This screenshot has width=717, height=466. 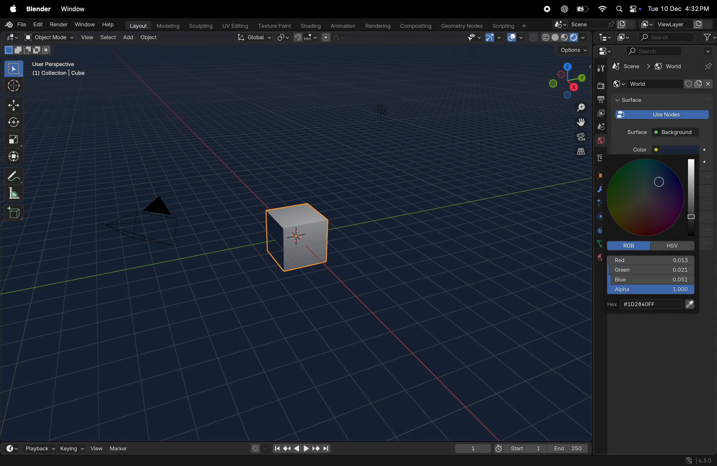 What do you see at coordinates (596, 258) in the screenshot?
I see `material` at bounding box center [596, 258].